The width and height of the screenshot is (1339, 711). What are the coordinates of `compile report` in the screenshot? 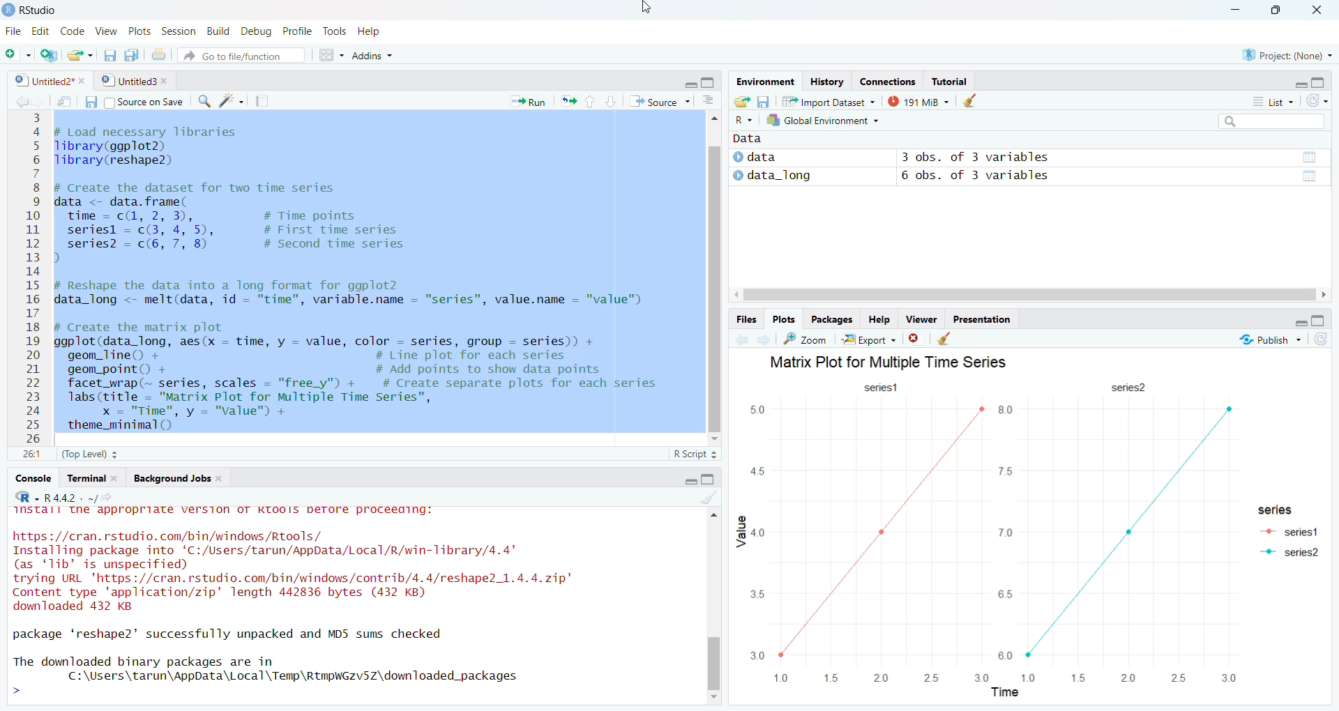 It's located at (261, 101).